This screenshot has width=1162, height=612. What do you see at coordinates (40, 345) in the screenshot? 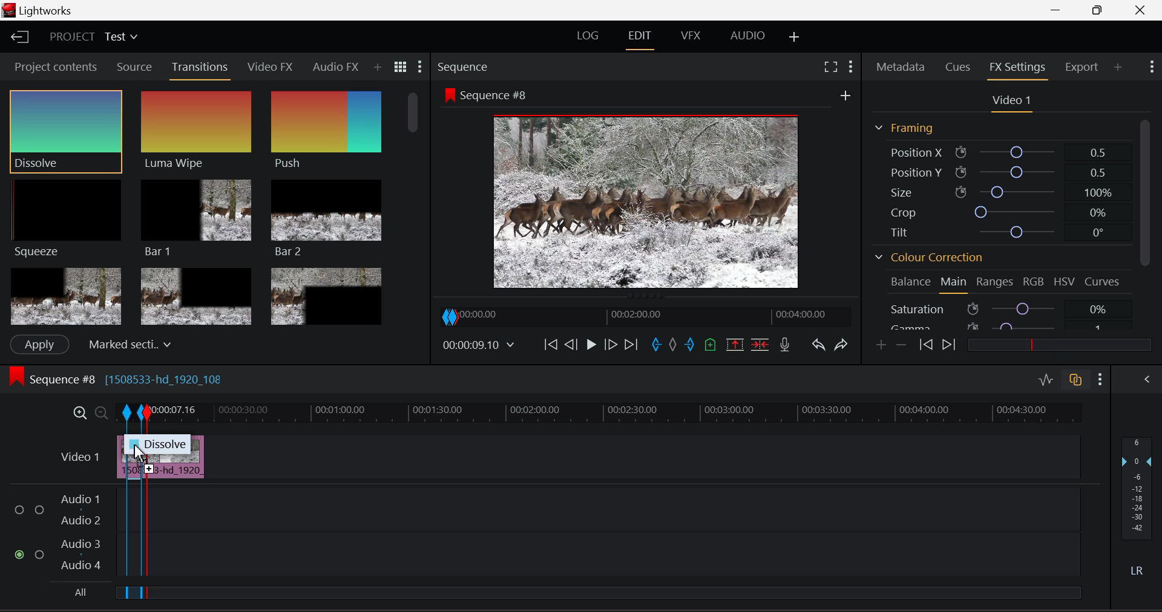
I see `Apply` at bounding box center [40, 345].